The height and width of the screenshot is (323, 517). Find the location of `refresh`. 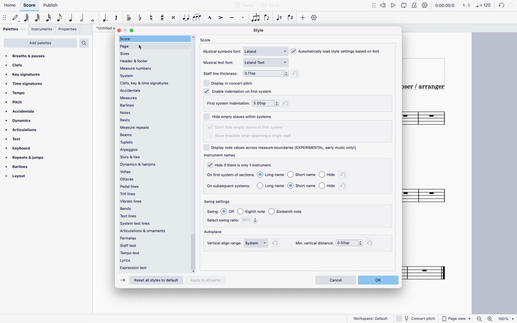

refresh is located at coordinates (345, 175).